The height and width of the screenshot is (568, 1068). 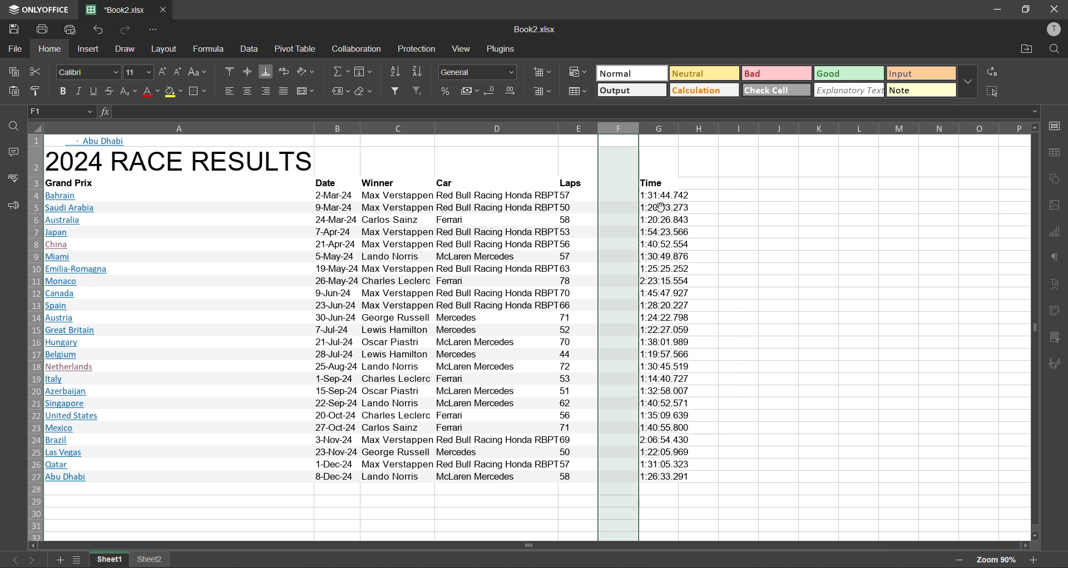 What do you see at coordinates (10, 205) in the screenshot?
I see `feedback` at bounding box center [10, 205].